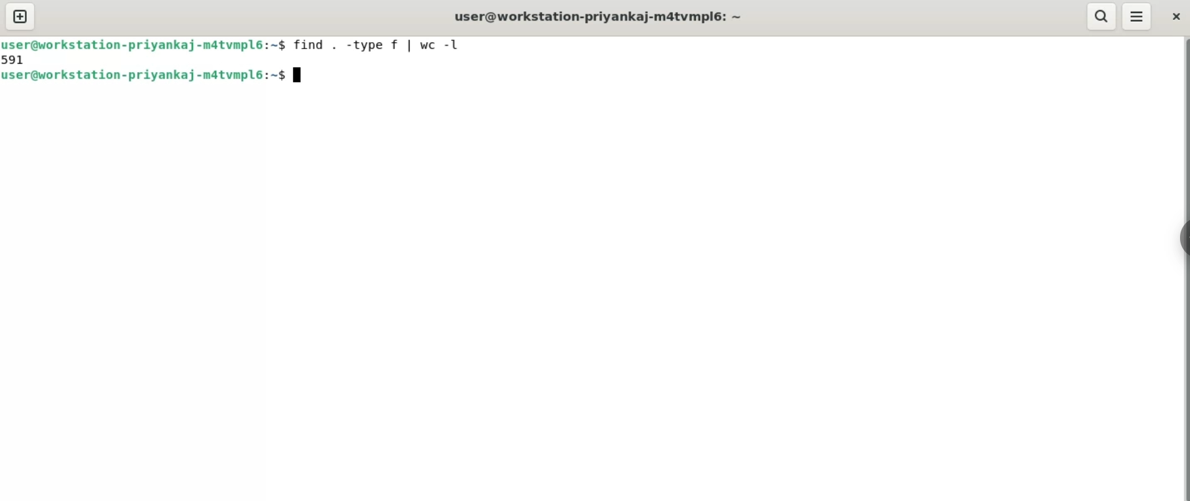 Image resolution: width=1190 pixels, height=501 pixels. Describe the element at coordinates (1100, 16) in the screenshot. I see `search` at that location.